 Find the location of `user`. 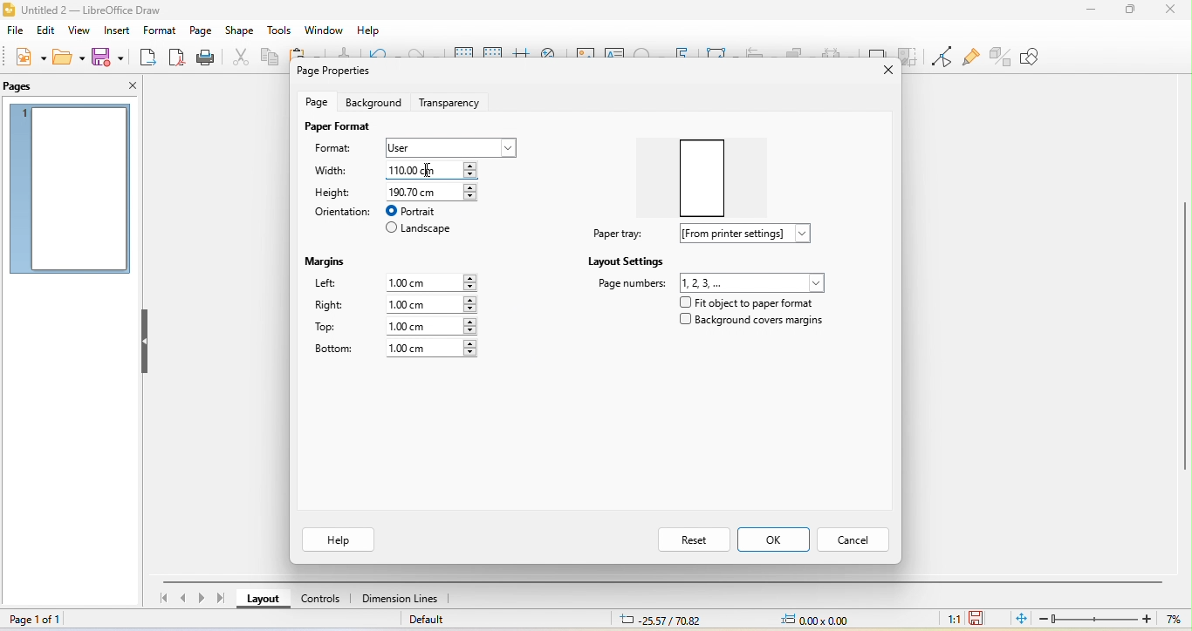

user is located at coordinates (452, 146).